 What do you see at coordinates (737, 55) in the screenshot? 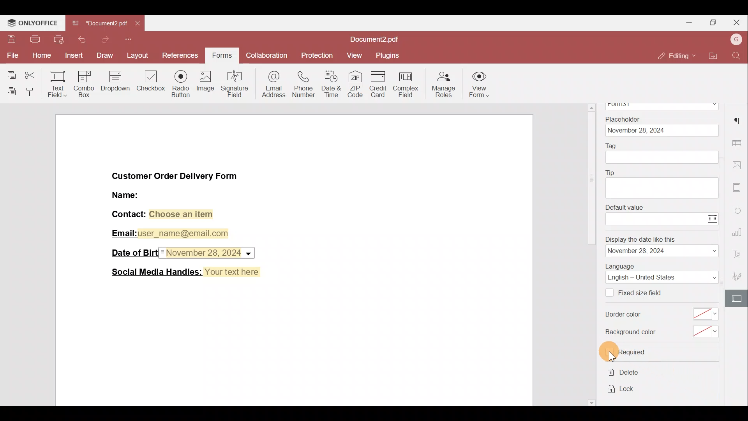
I see `Find` at bounding box center [737, 55].